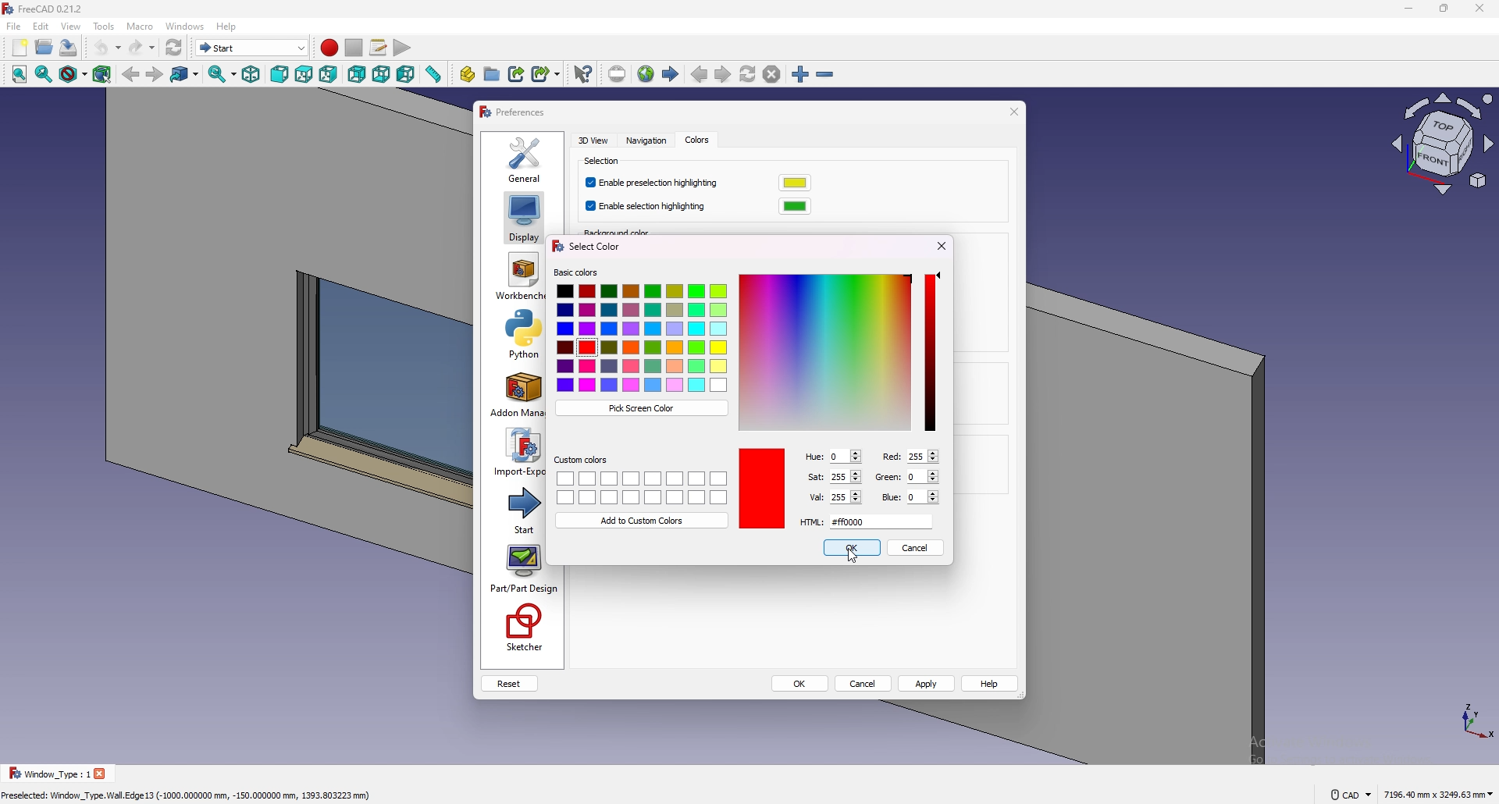 The image size is (1499, 804). What do you see at coordinates (407, 74) in the screenshot?
I see `left` at bounding box center [407, 74].